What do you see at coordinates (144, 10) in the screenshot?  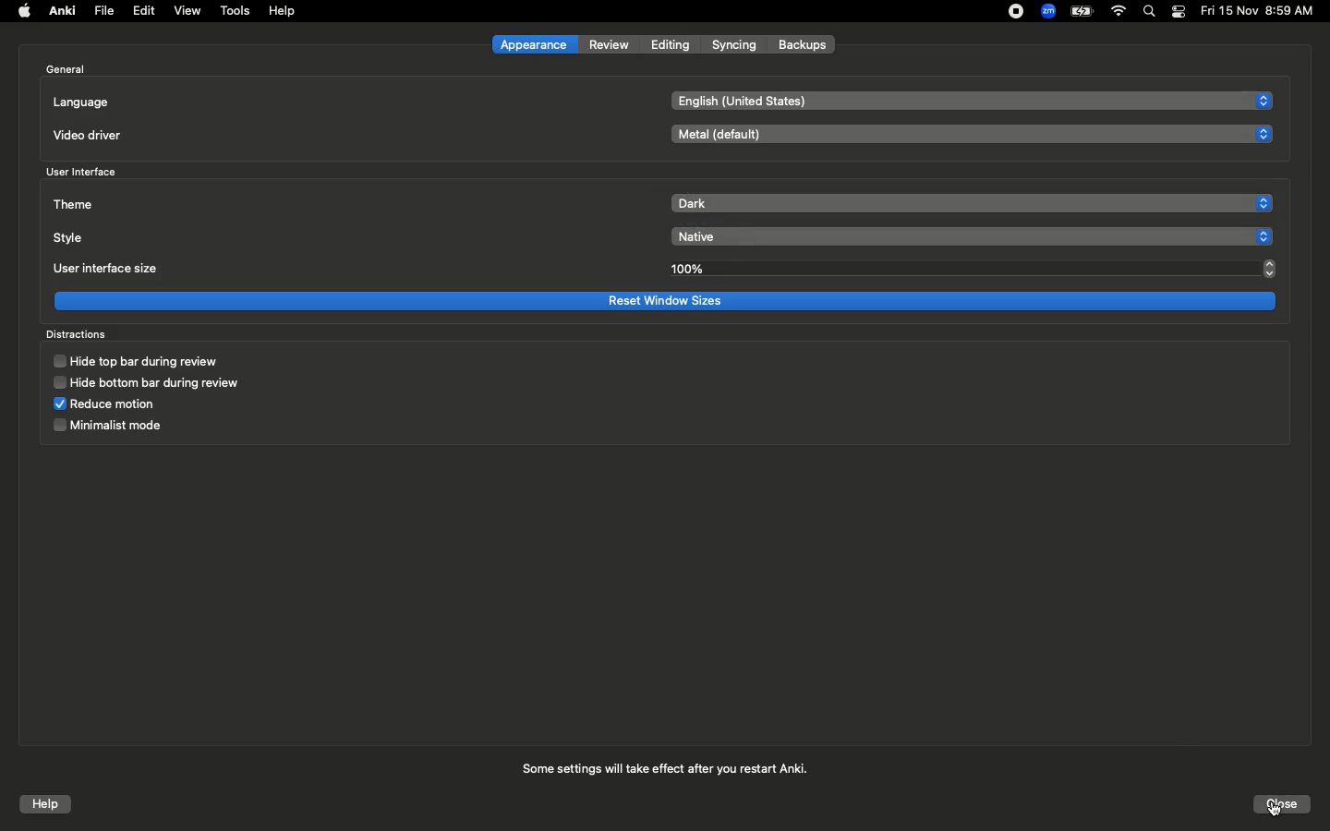 I see `Edit` at bounding box center [144, 10].